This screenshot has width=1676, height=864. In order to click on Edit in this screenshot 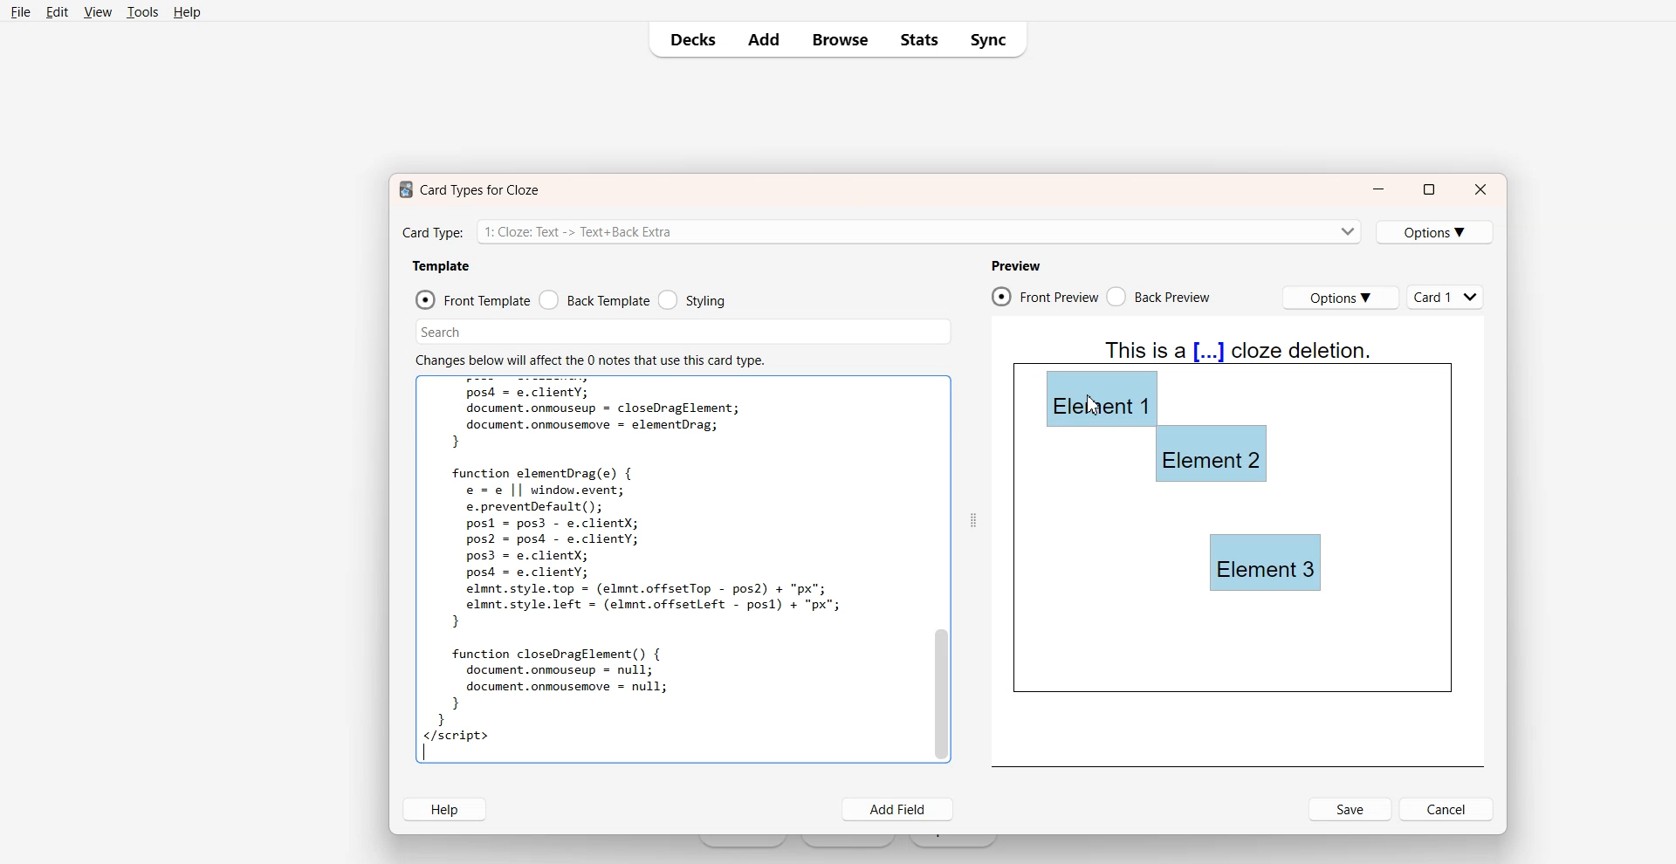, I will do `click(56, 11)`.